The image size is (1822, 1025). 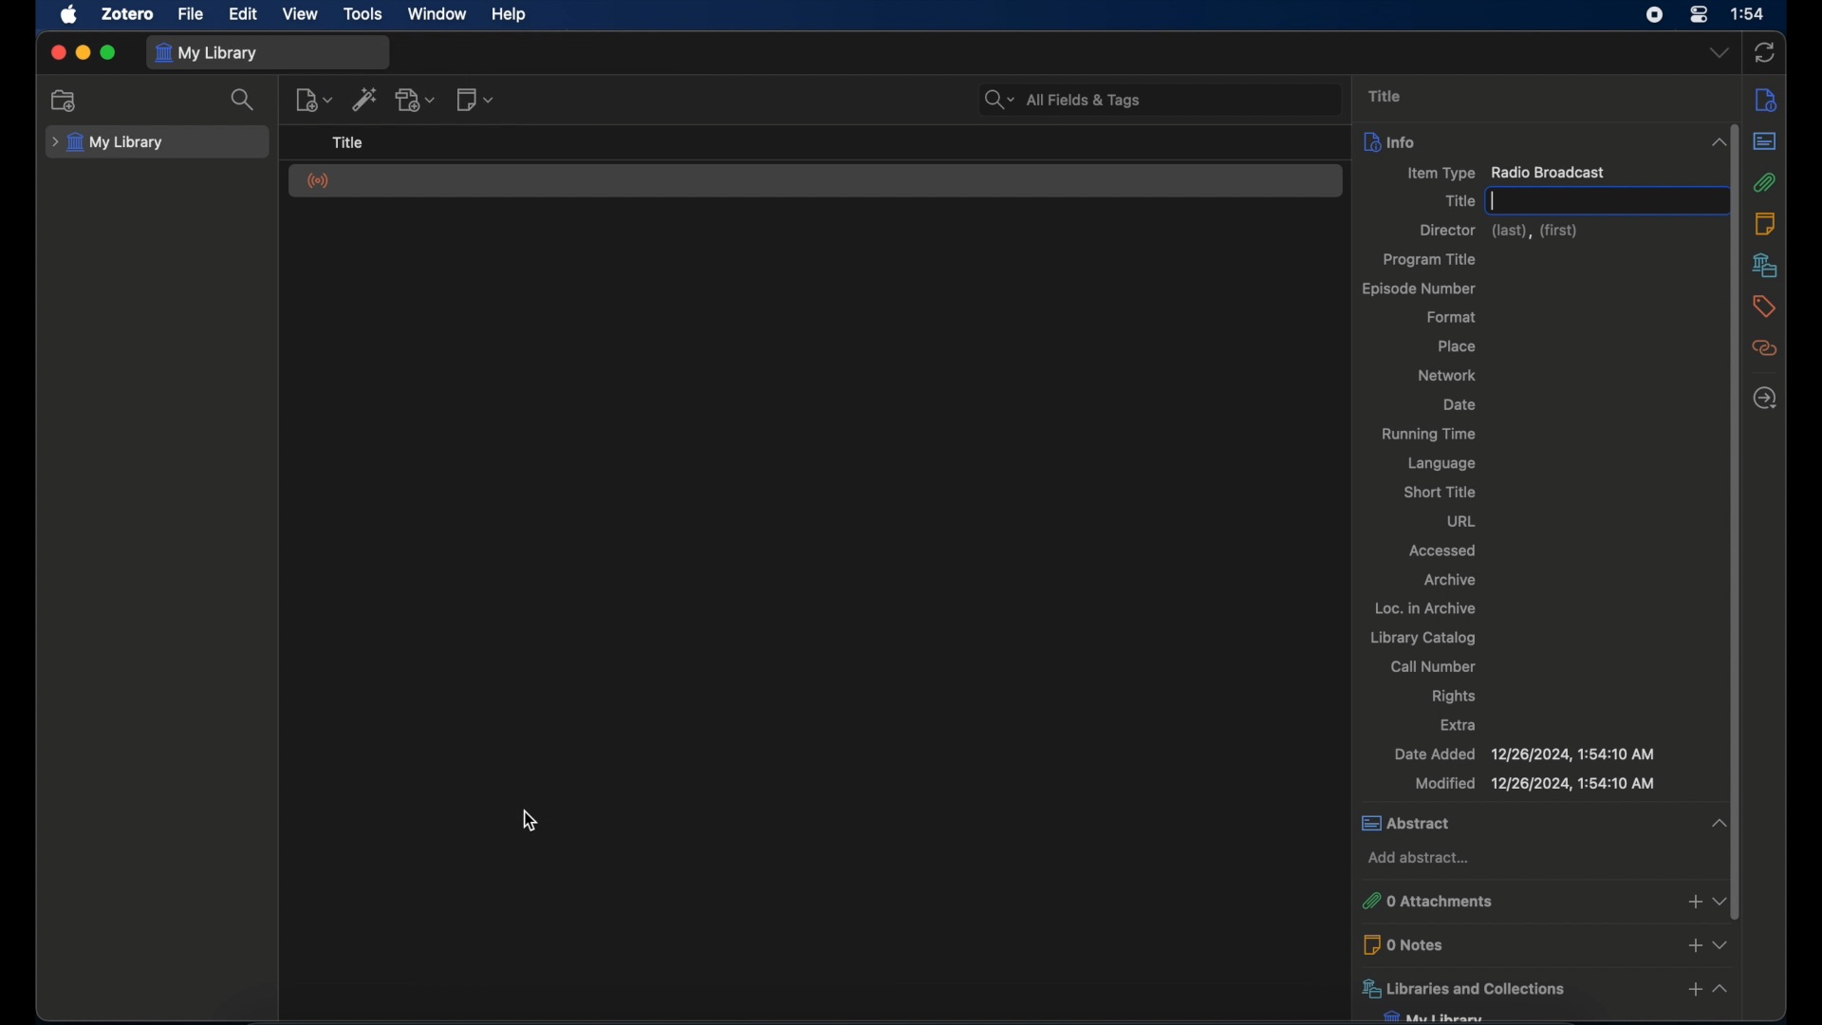 What do you see at coordinates (1501, 232) in the screenshot?
I see `director (last),(first)` at bounding box center [1501, 232].